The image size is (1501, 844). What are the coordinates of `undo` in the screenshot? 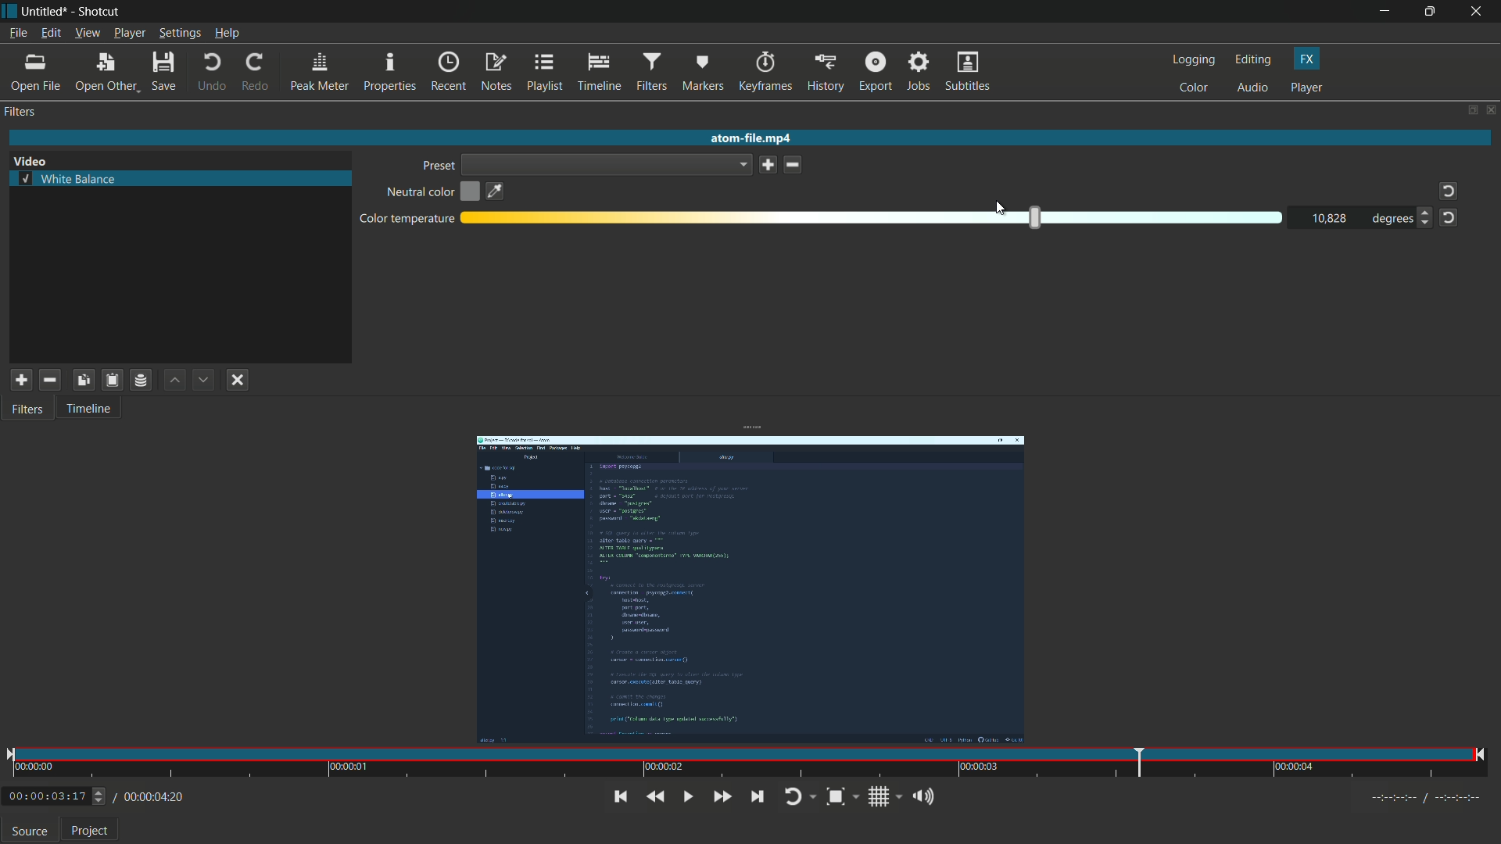 It's located at (210, 71).